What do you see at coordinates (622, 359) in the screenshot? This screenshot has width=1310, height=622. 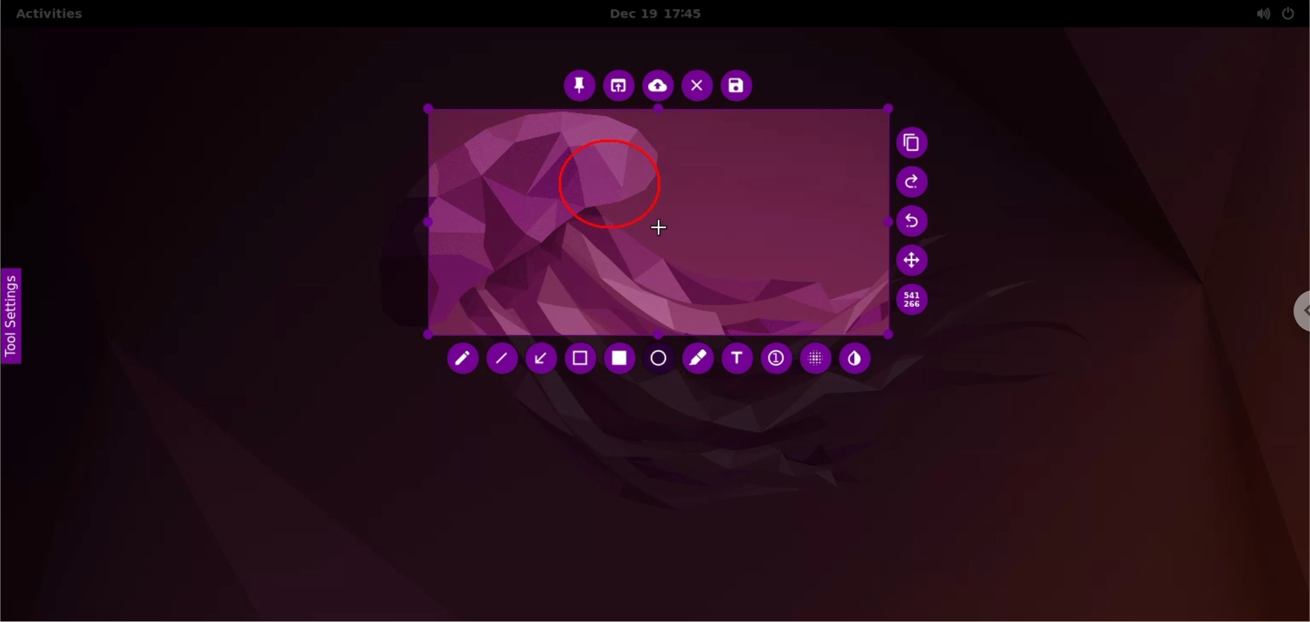 I see `rectangle tool` at bounding box center [622, 359].